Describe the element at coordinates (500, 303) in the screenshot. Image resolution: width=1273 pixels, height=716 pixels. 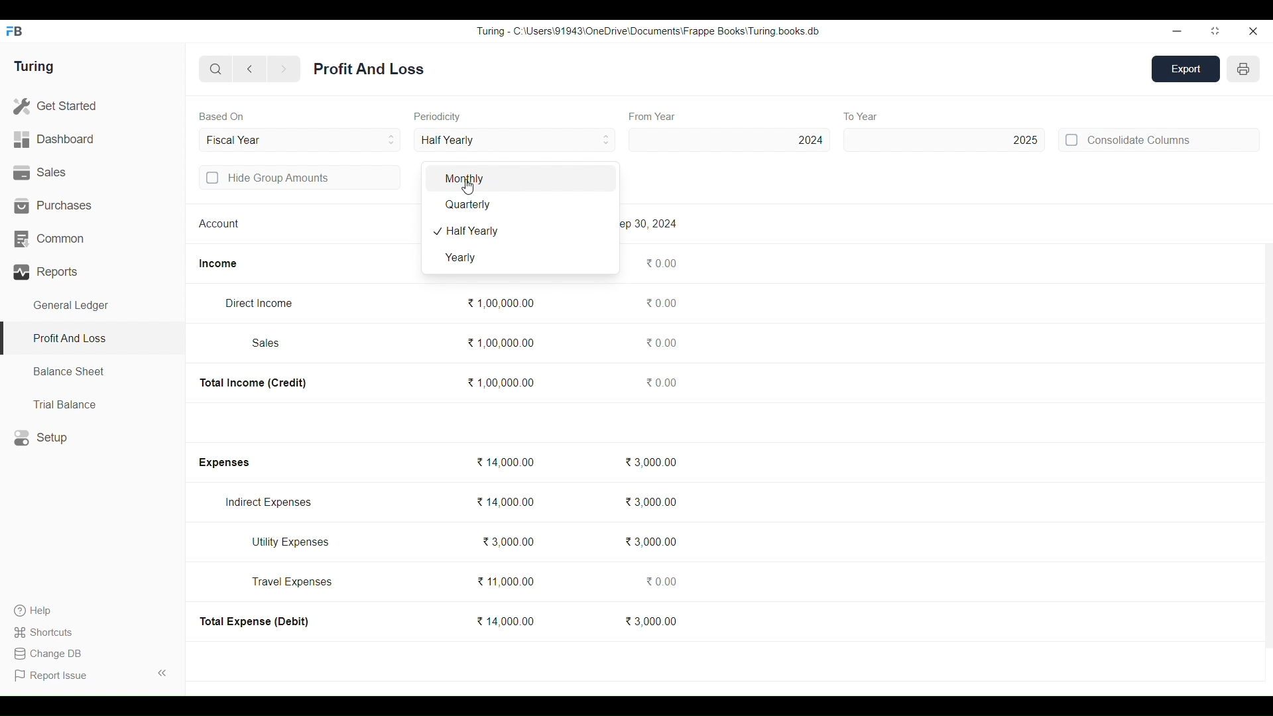
I see `1,00,000.00` at that location.